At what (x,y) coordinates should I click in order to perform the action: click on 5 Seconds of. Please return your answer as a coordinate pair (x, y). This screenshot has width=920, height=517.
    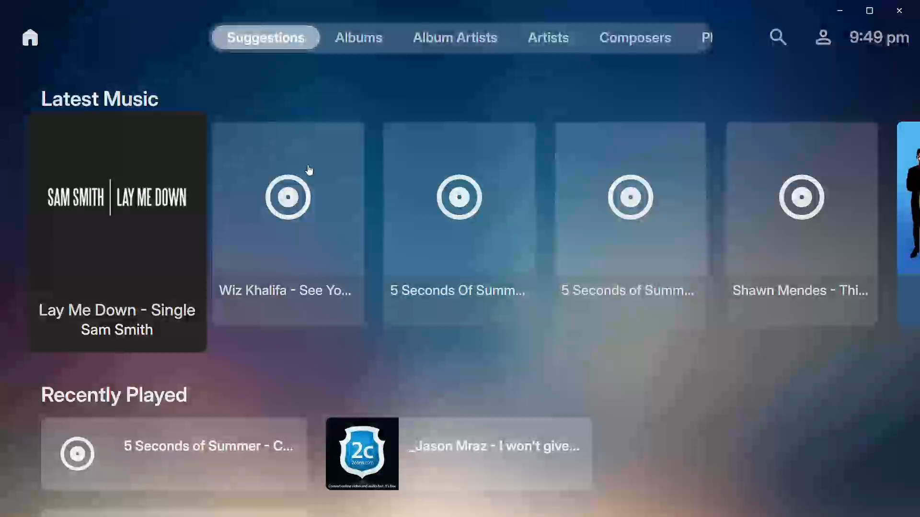
    Looking at the image, I should click on (625, 221).